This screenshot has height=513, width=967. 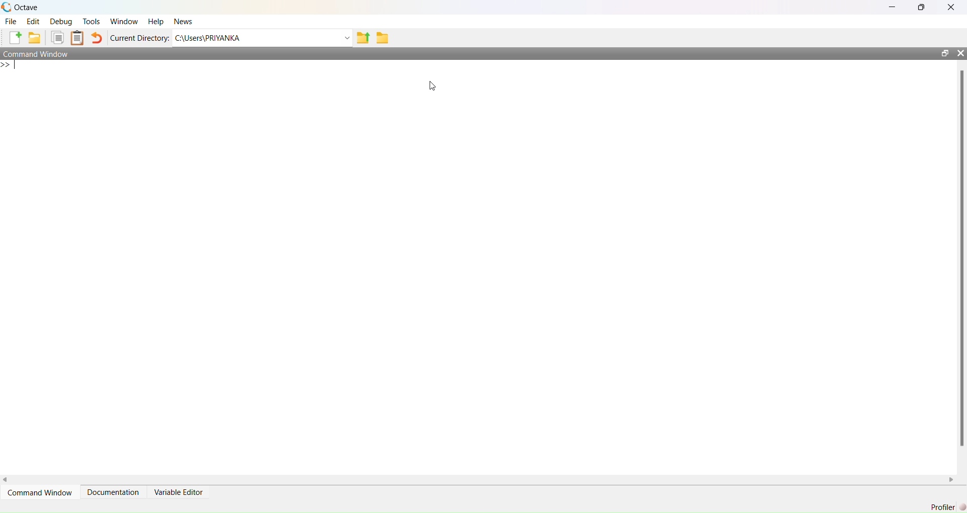 What do you see at coordinates (181, 493) in the screenshot?
I see `variable editor` at bounding box center [181, 493].